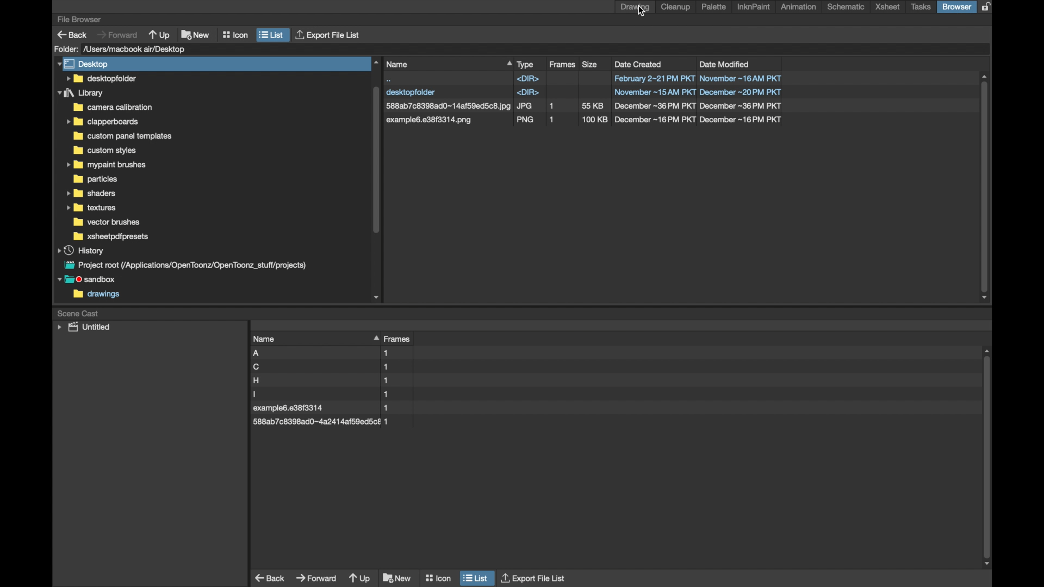 The width and height of the screenshot is (1044, 587). I want to click on file, so click(584, 121).